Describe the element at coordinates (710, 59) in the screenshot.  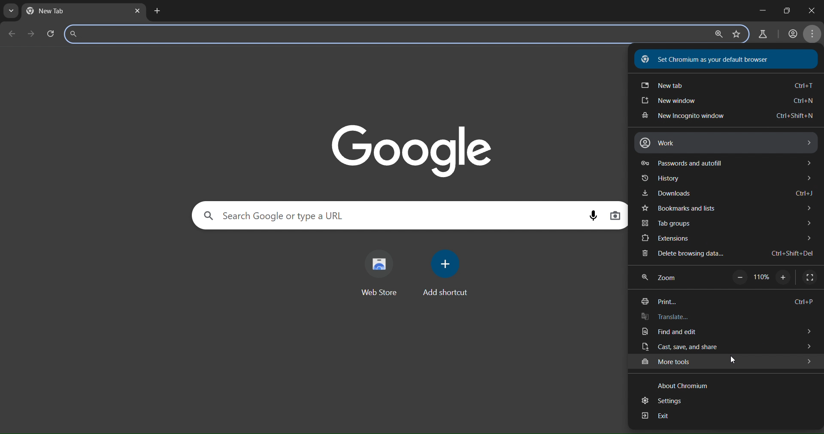
I see `Set chromium as your default browser` at that location.